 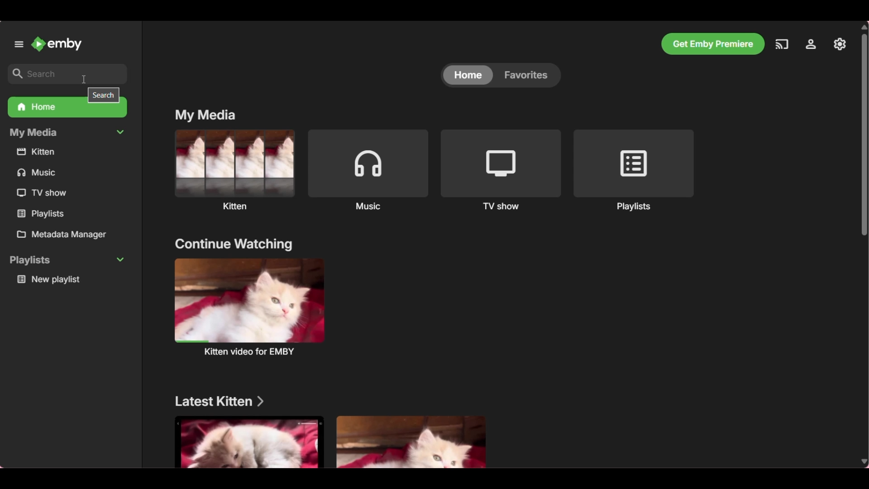 What do you see at coordinates (713, 44) in the screenshot?
I see `Get Emby premiere` at bounding box center [713, 44].